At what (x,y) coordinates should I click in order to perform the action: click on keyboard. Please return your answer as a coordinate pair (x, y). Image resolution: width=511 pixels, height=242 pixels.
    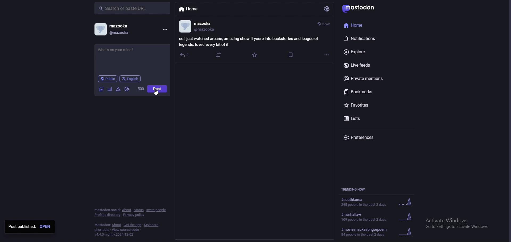
    Looking at the image, I should click on (151, 225).